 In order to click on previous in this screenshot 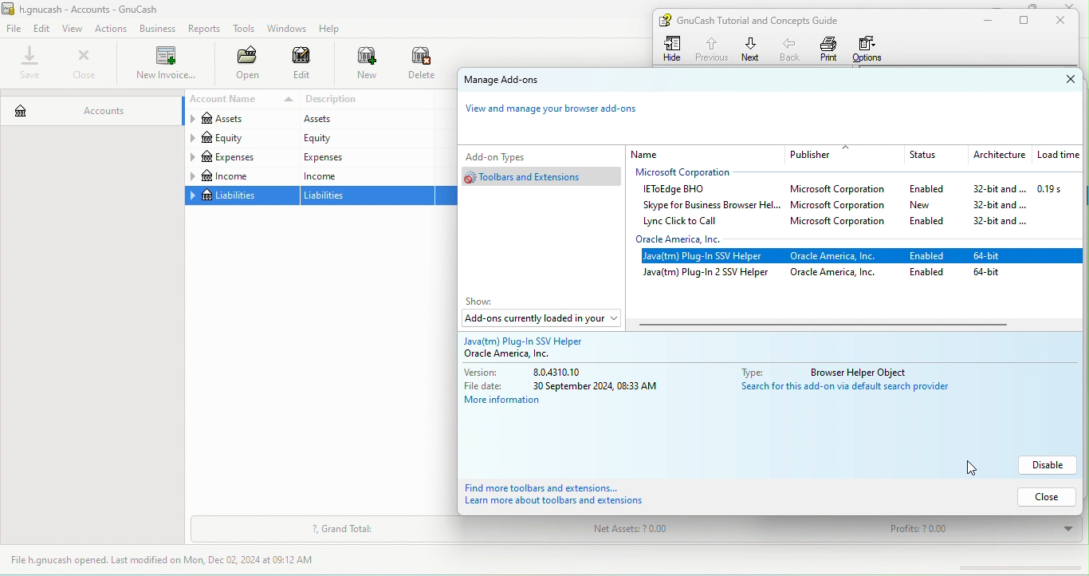, I will do `click(710, 47)`.